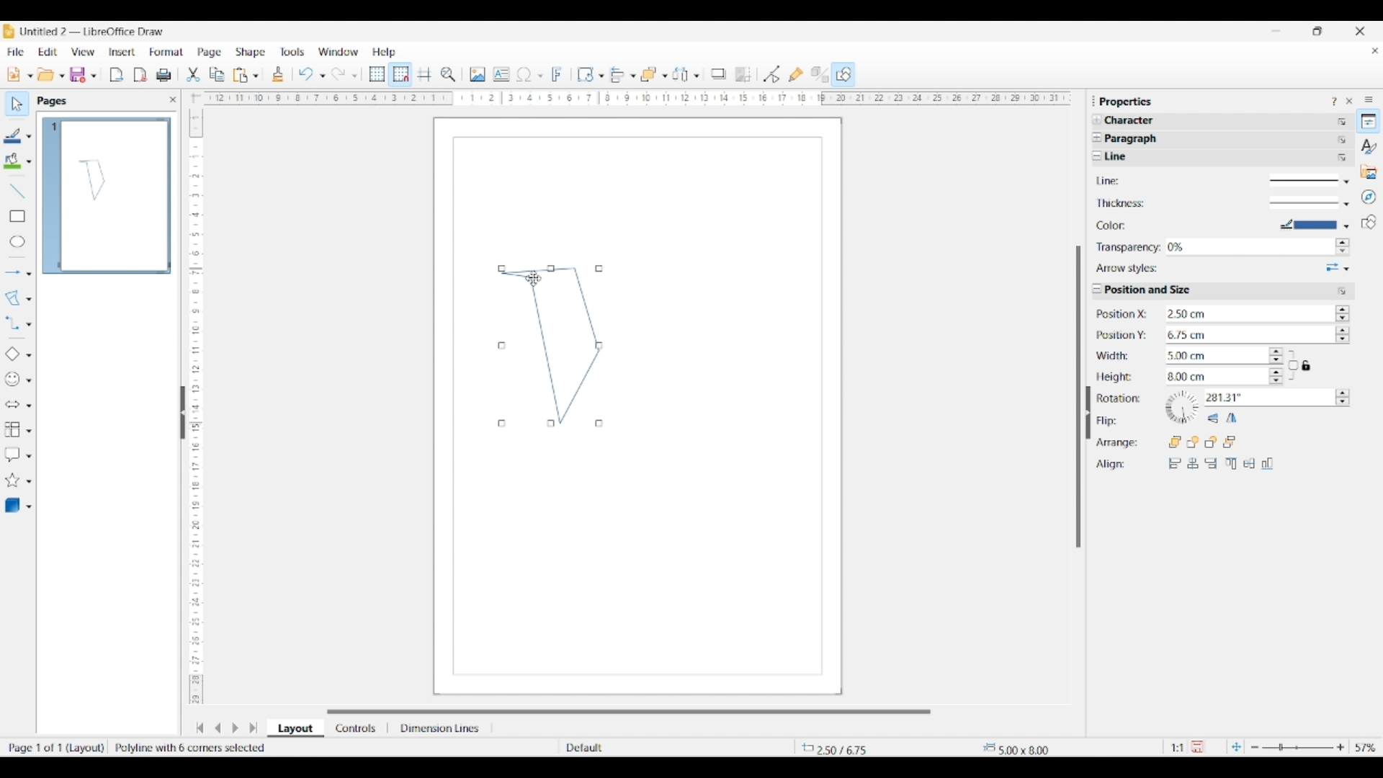 The height and width of the screenshot is (778, 1383). Describe the element at coordinates (1341, 747) in the screenshot. I see `Zoom in` at that location.